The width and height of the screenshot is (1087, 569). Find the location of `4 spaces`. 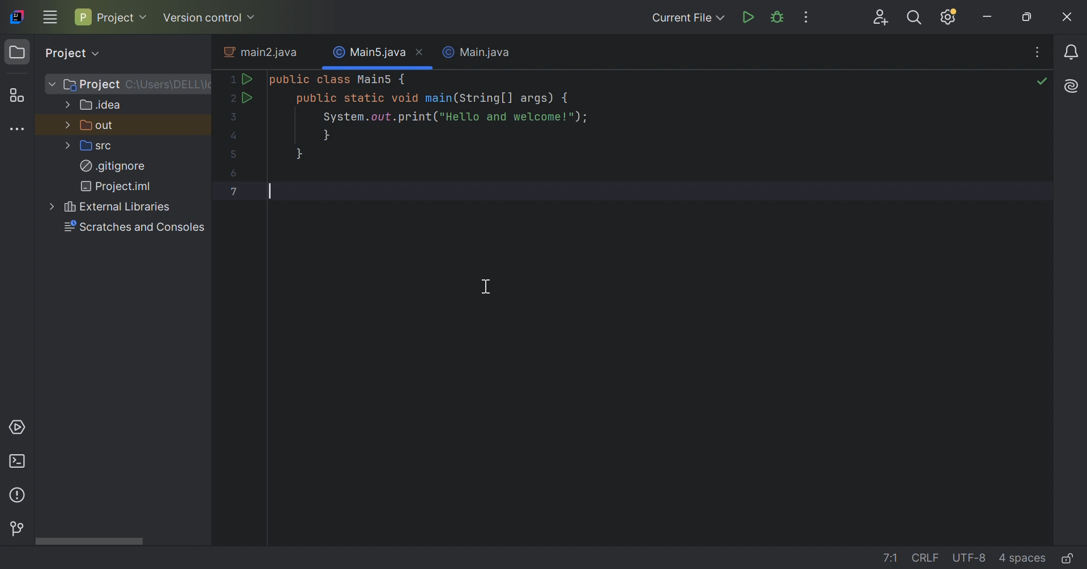

4 spaces is located at coordinates (1025, 558).